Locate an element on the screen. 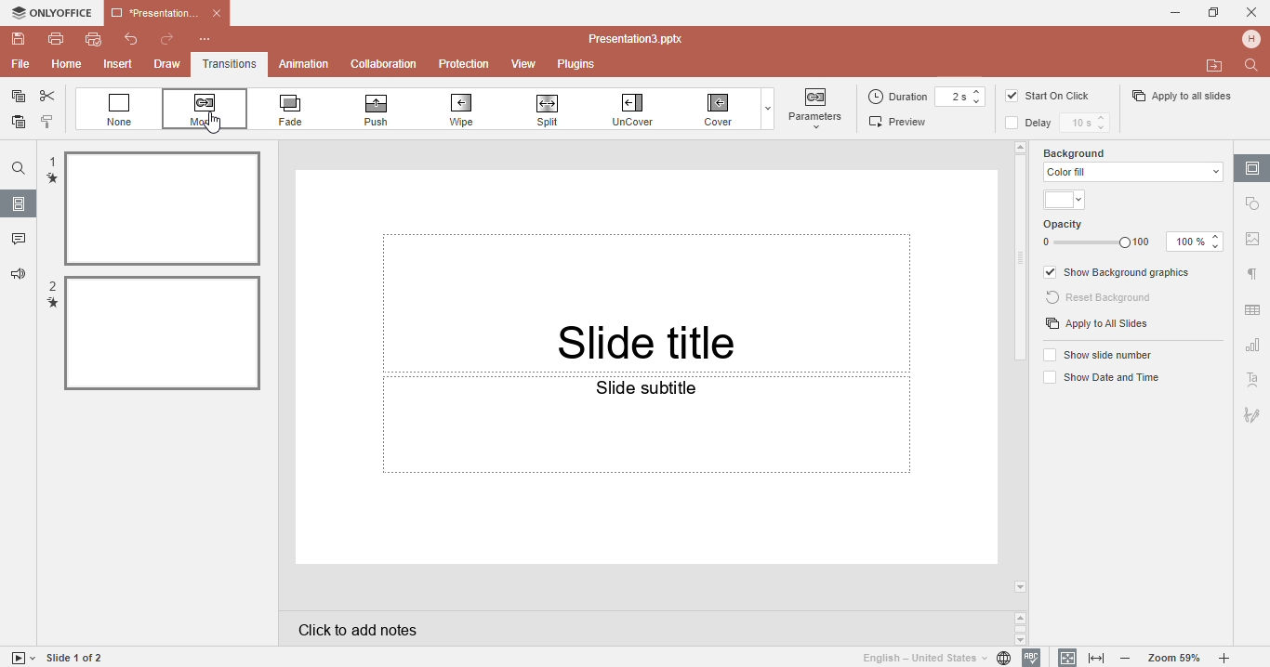 The image size is (1270, 667). Paste is located at coordinates (16, 125).